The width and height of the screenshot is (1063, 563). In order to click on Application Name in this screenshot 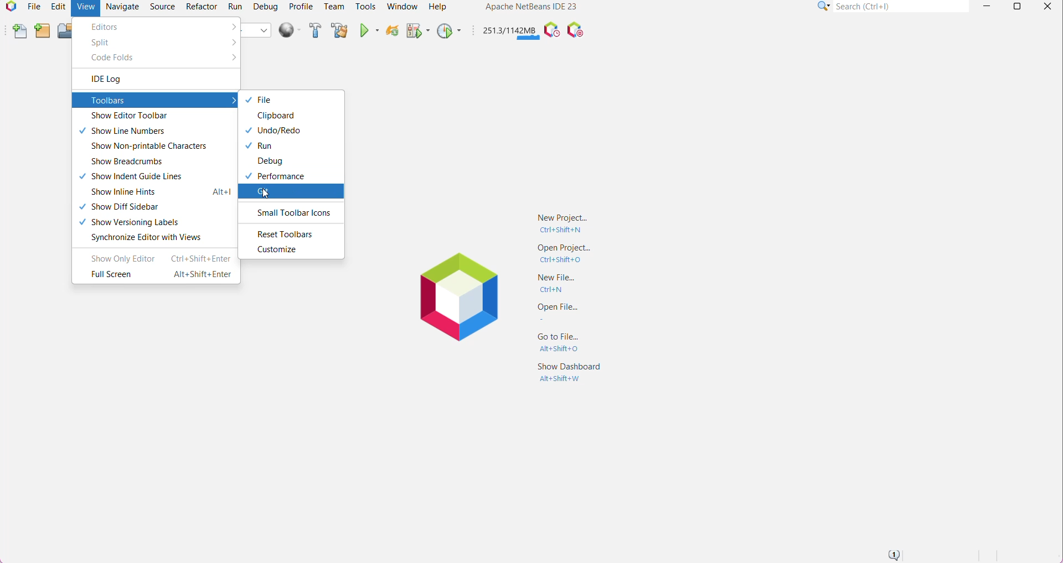, I will do `click(530, 7)`.